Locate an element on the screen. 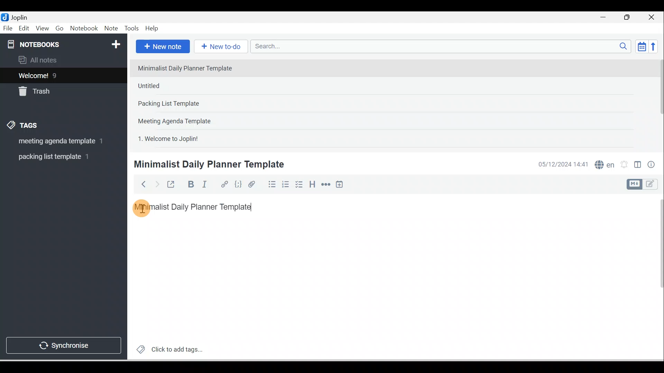 The image size is (664, 373). Bold is located at coordinates (190, 184).